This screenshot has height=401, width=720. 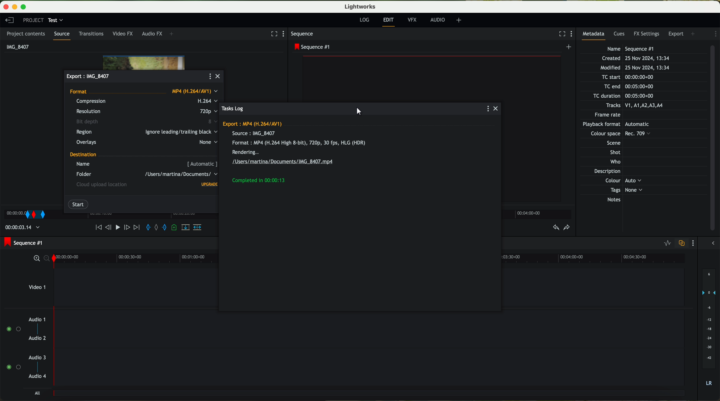 What do you see at coordinates (614, 162) in the screenshot?
I see `Who` at bounding box center [614, 162].